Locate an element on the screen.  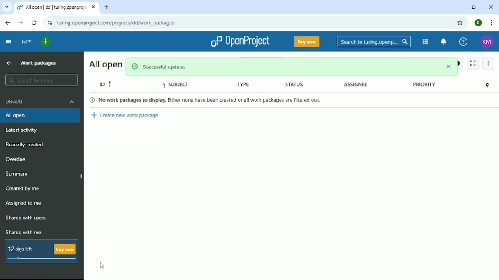
Configure view is located at coordinates (489, 85).